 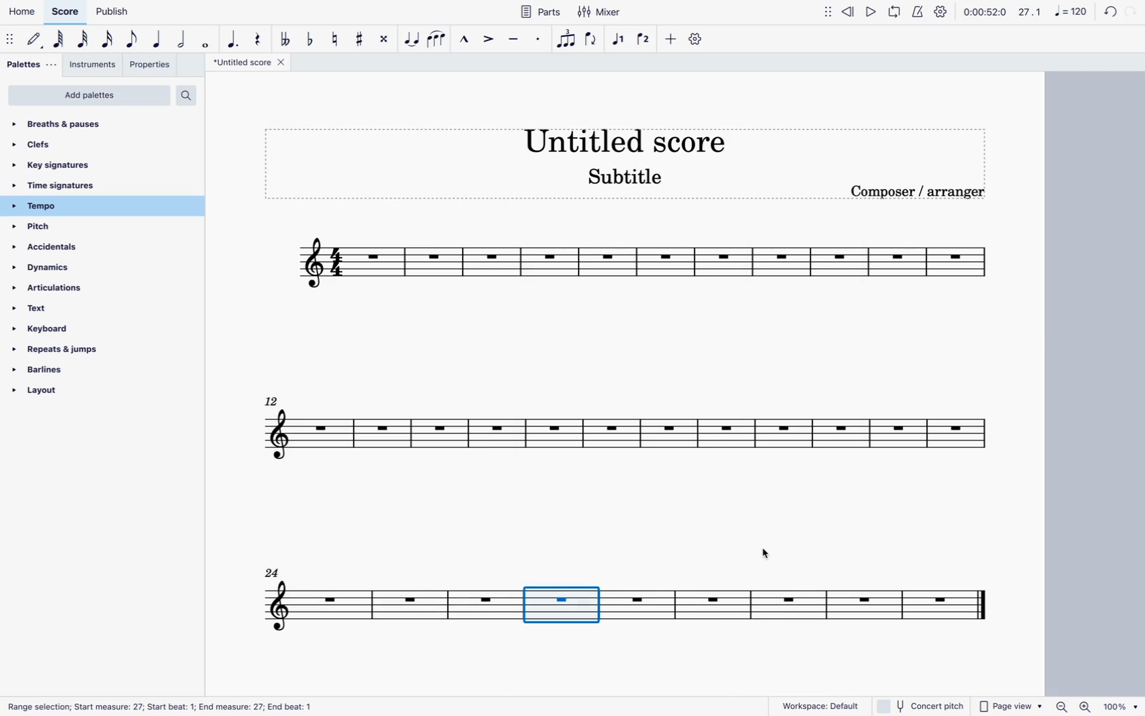 What do you see at coordinates (617, 604) in the screenshot?
I see `score` at bounding box center [617, 604].